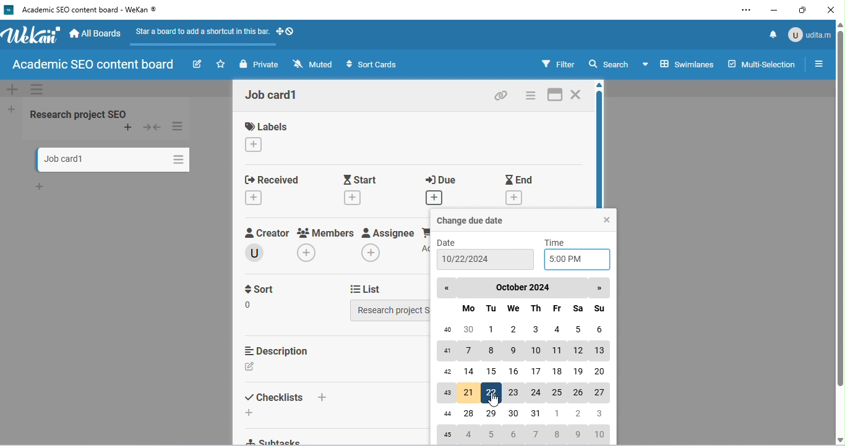 This screenshot has width=845, height=446. Describe the element at coordinates (255, 305) in the screenshot. I see `edit sort` at that location.